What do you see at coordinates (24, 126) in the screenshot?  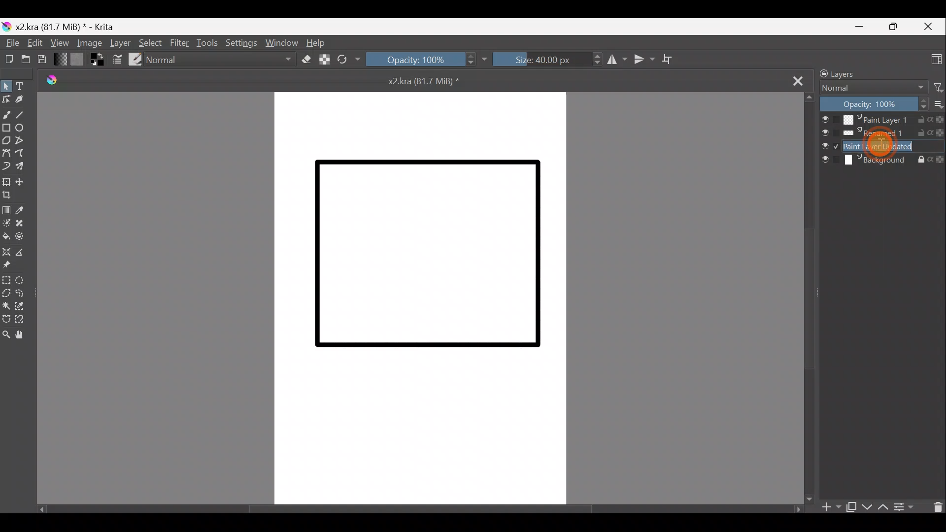 I see `Ellipse tool` at bounding box center [24, 126].